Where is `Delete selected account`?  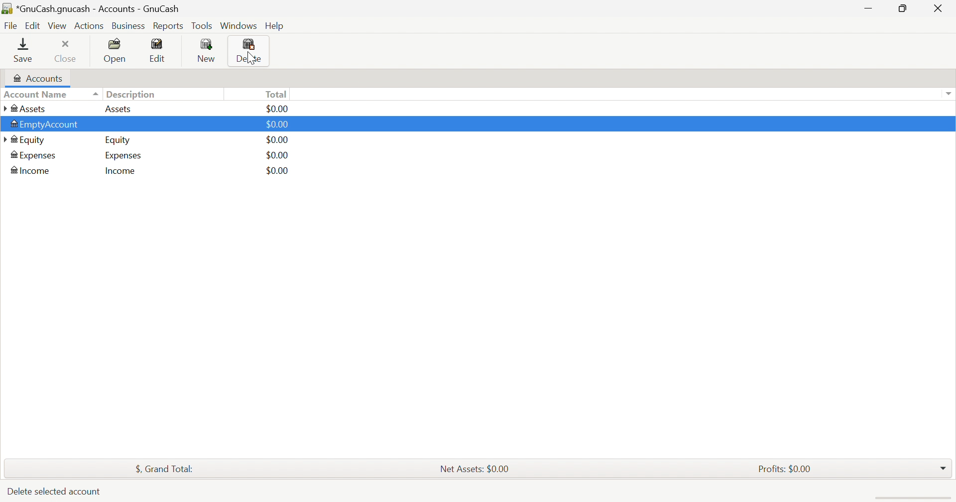 Delete selected account is located at coordinates (55, 491).